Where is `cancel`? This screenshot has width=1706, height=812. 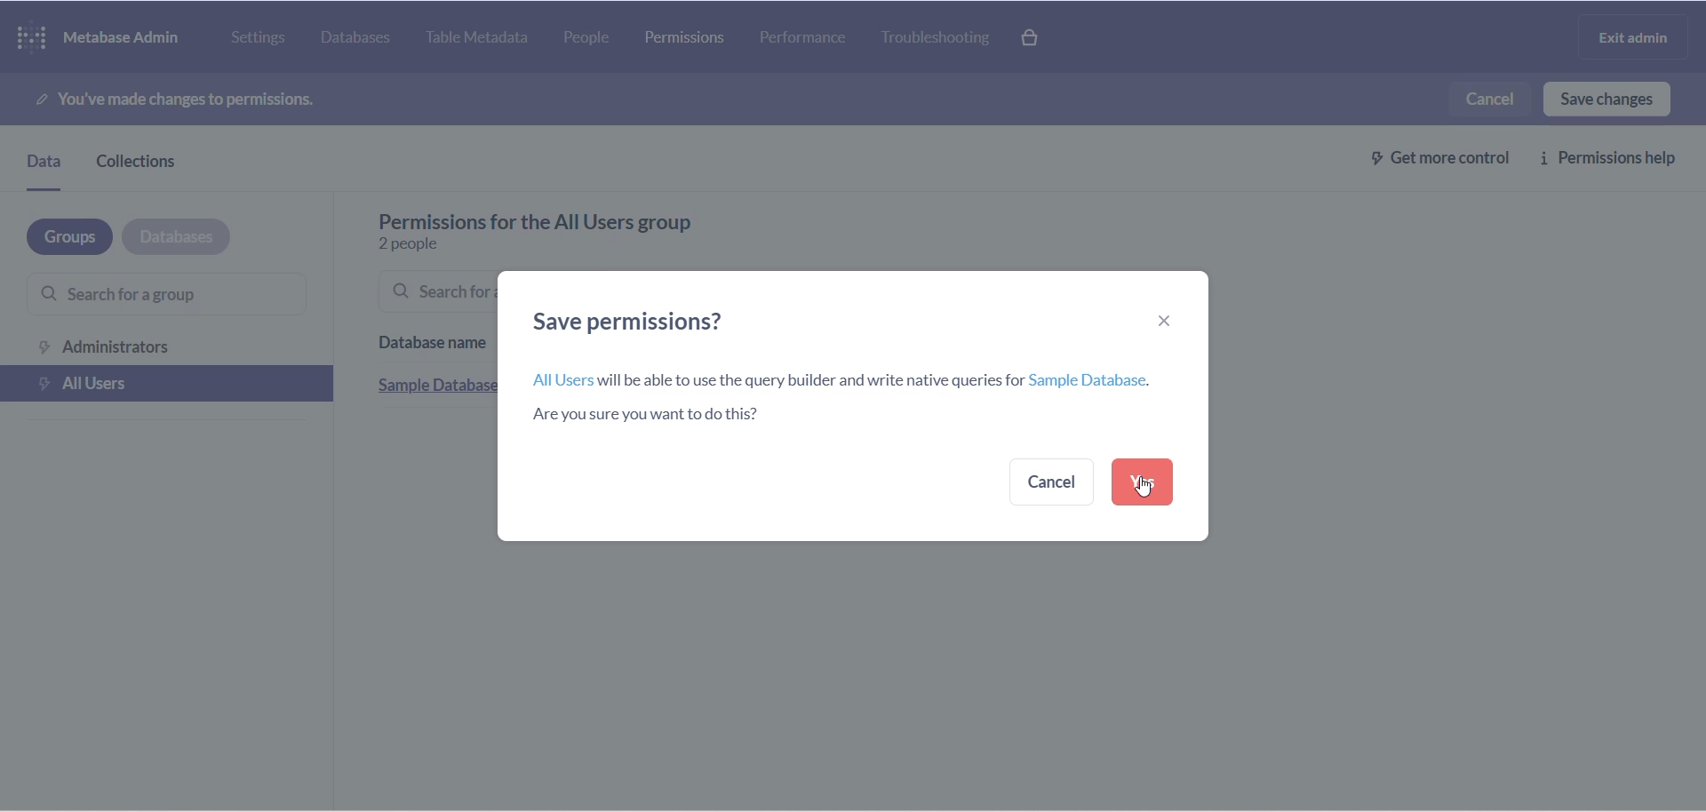 cancel is located at coordinates (1054, 481).